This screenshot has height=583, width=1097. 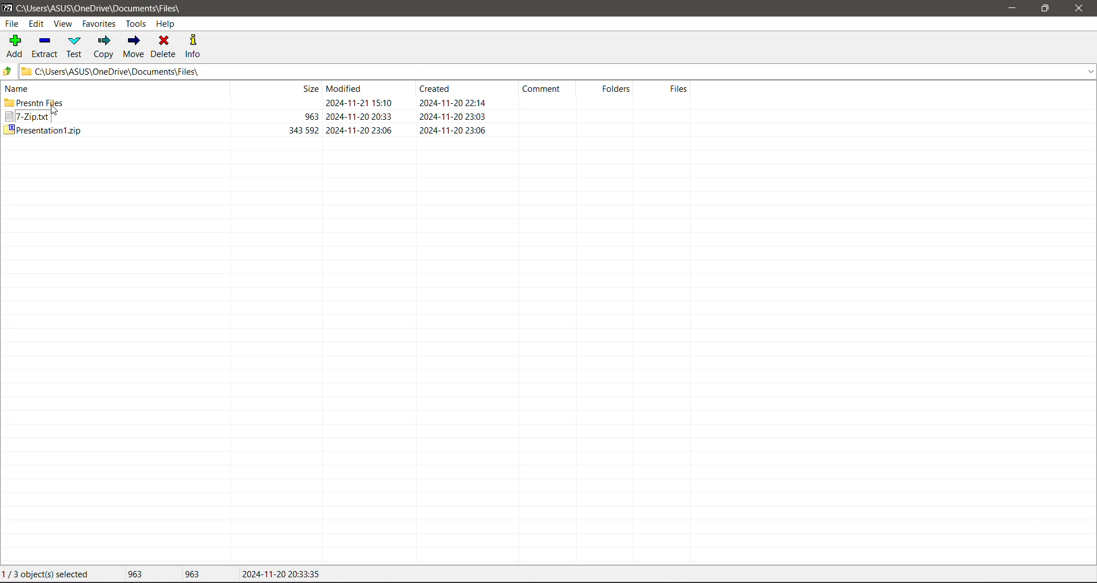 I want to click on Restore Down, so click(x=1046, y=9).